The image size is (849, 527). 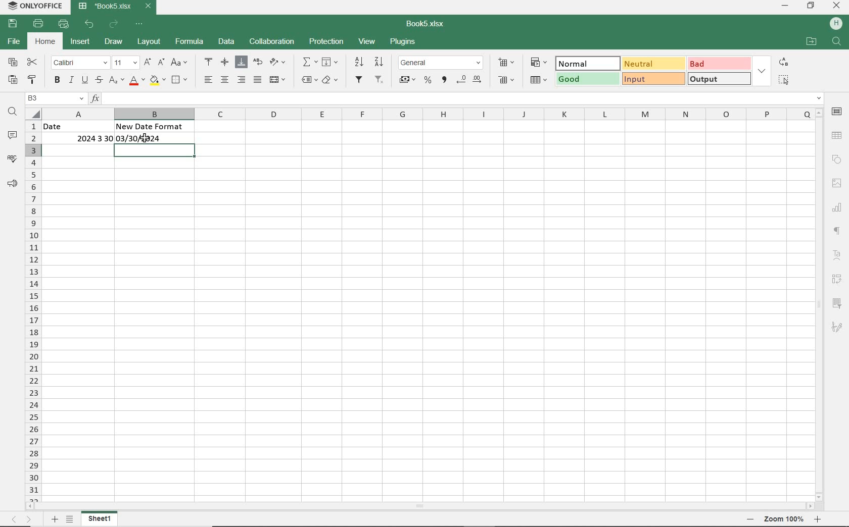 I want to click on BOLD, so click(x=58, y=80).